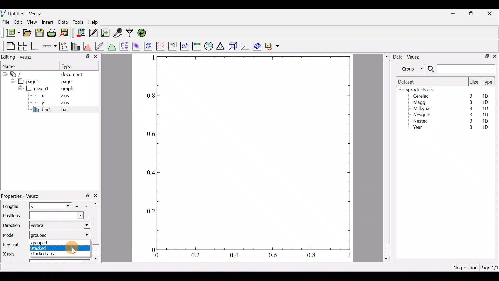 The image size is (499, 281). I want to click on stacked area, so click(43, 254).